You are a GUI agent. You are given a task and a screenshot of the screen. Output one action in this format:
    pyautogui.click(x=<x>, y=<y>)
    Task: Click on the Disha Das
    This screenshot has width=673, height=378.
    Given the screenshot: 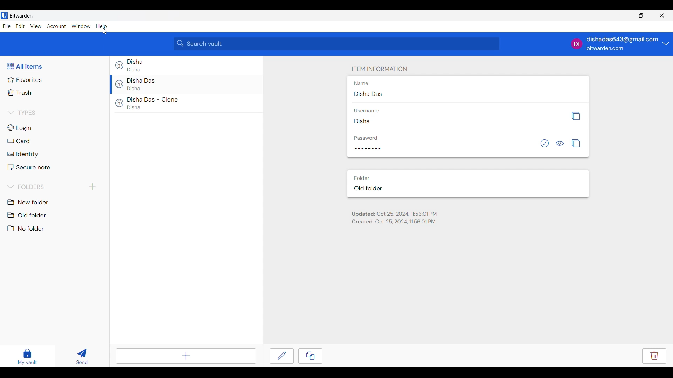 What is the action you would take?
    pyautogui.click(x=368, y=93)
    